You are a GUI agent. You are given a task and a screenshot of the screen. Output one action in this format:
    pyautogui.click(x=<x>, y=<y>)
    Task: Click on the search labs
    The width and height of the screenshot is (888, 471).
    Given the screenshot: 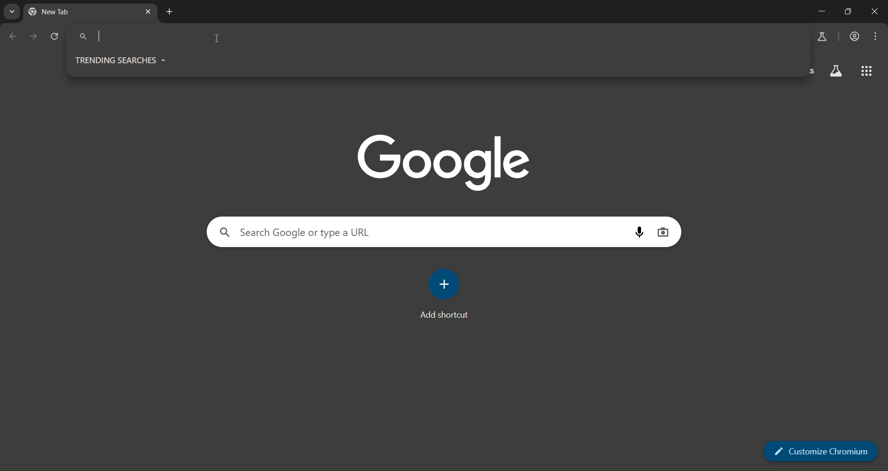 What is the action you would take?
    pyautogui.click(x=822, y=38)
    